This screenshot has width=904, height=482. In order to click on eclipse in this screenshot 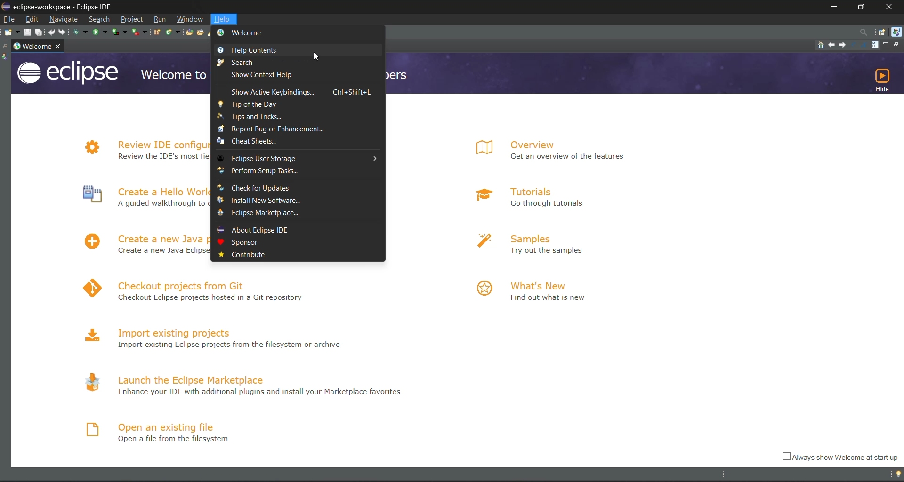, I will do `click(66, 73)`.